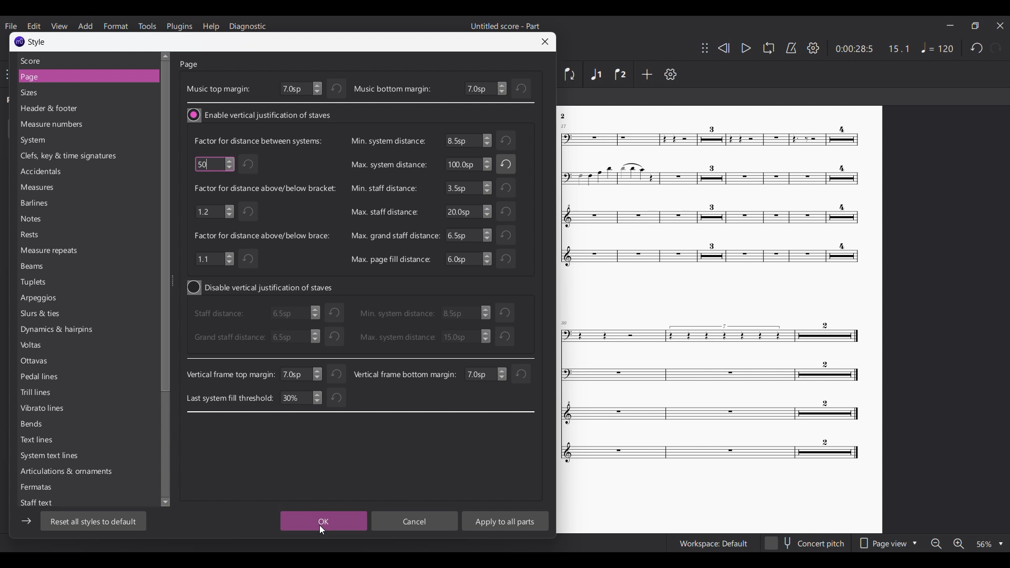  Describe the element at coordinates (485, 374) in the screenshot. I see `change value` at that location.